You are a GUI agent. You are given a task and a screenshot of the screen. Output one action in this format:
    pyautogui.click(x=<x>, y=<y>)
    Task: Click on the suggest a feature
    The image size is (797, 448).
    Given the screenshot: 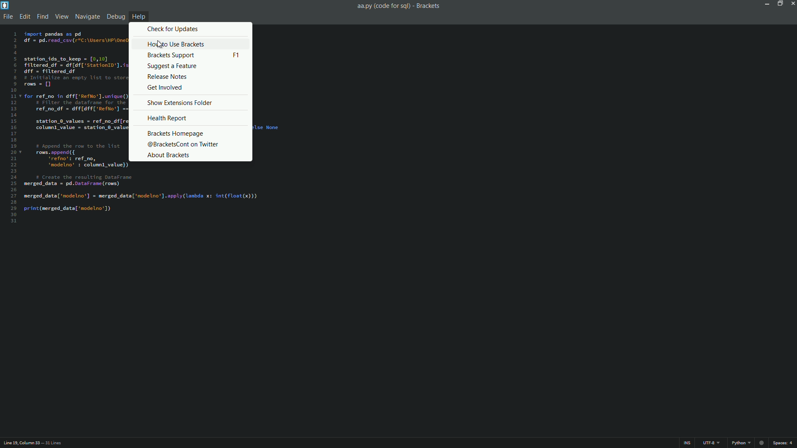 What is the action you would take?
    pyautogui.click(x=172, y=66)
    